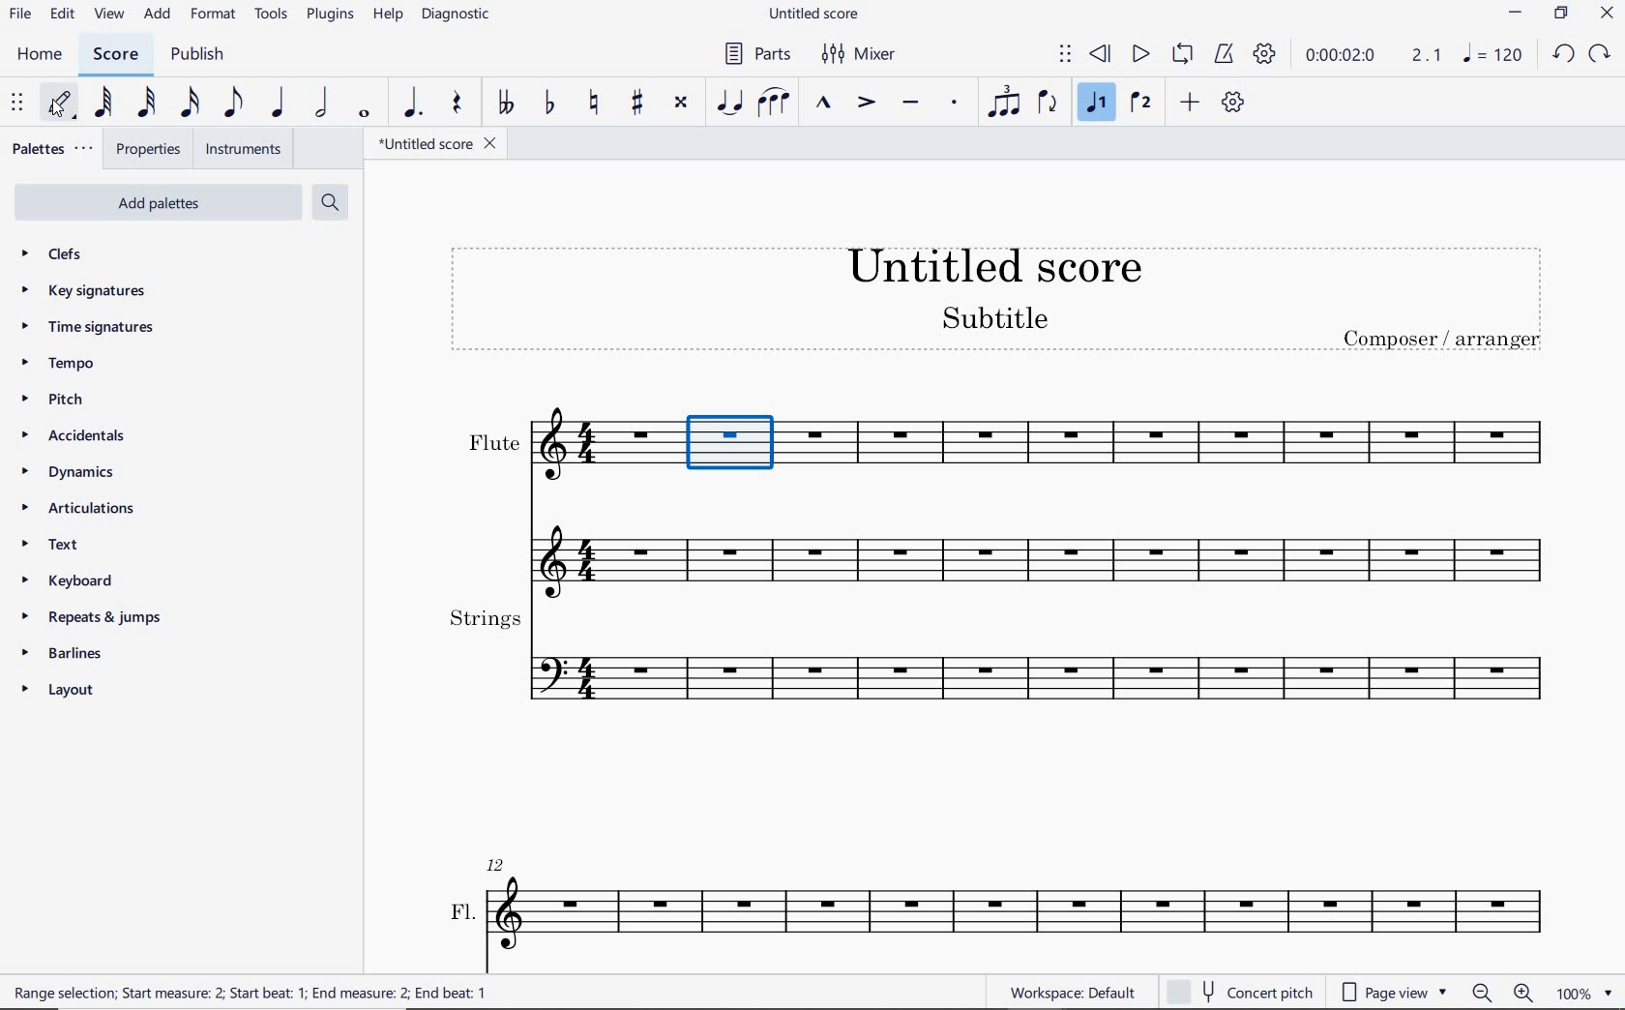 The image size is (1625, 1010). Describe the element at coordinates (364, 115) in the screenshot. I see `WHOLE NOTE` at that location.